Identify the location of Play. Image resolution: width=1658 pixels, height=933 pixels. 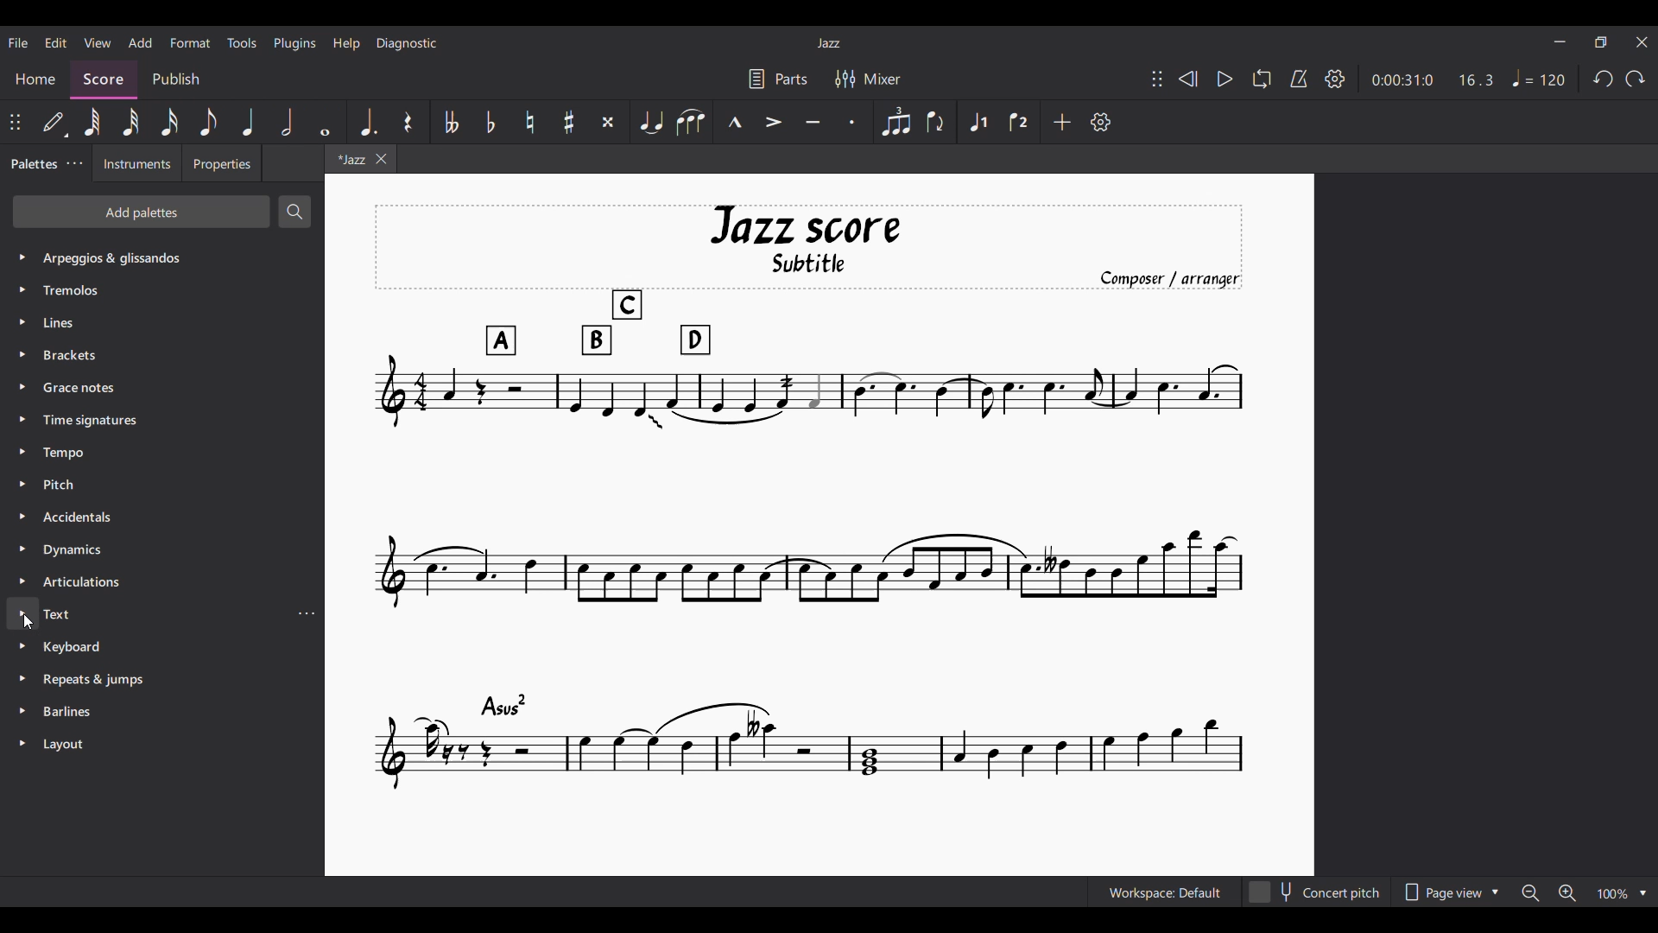
(1225, 79).